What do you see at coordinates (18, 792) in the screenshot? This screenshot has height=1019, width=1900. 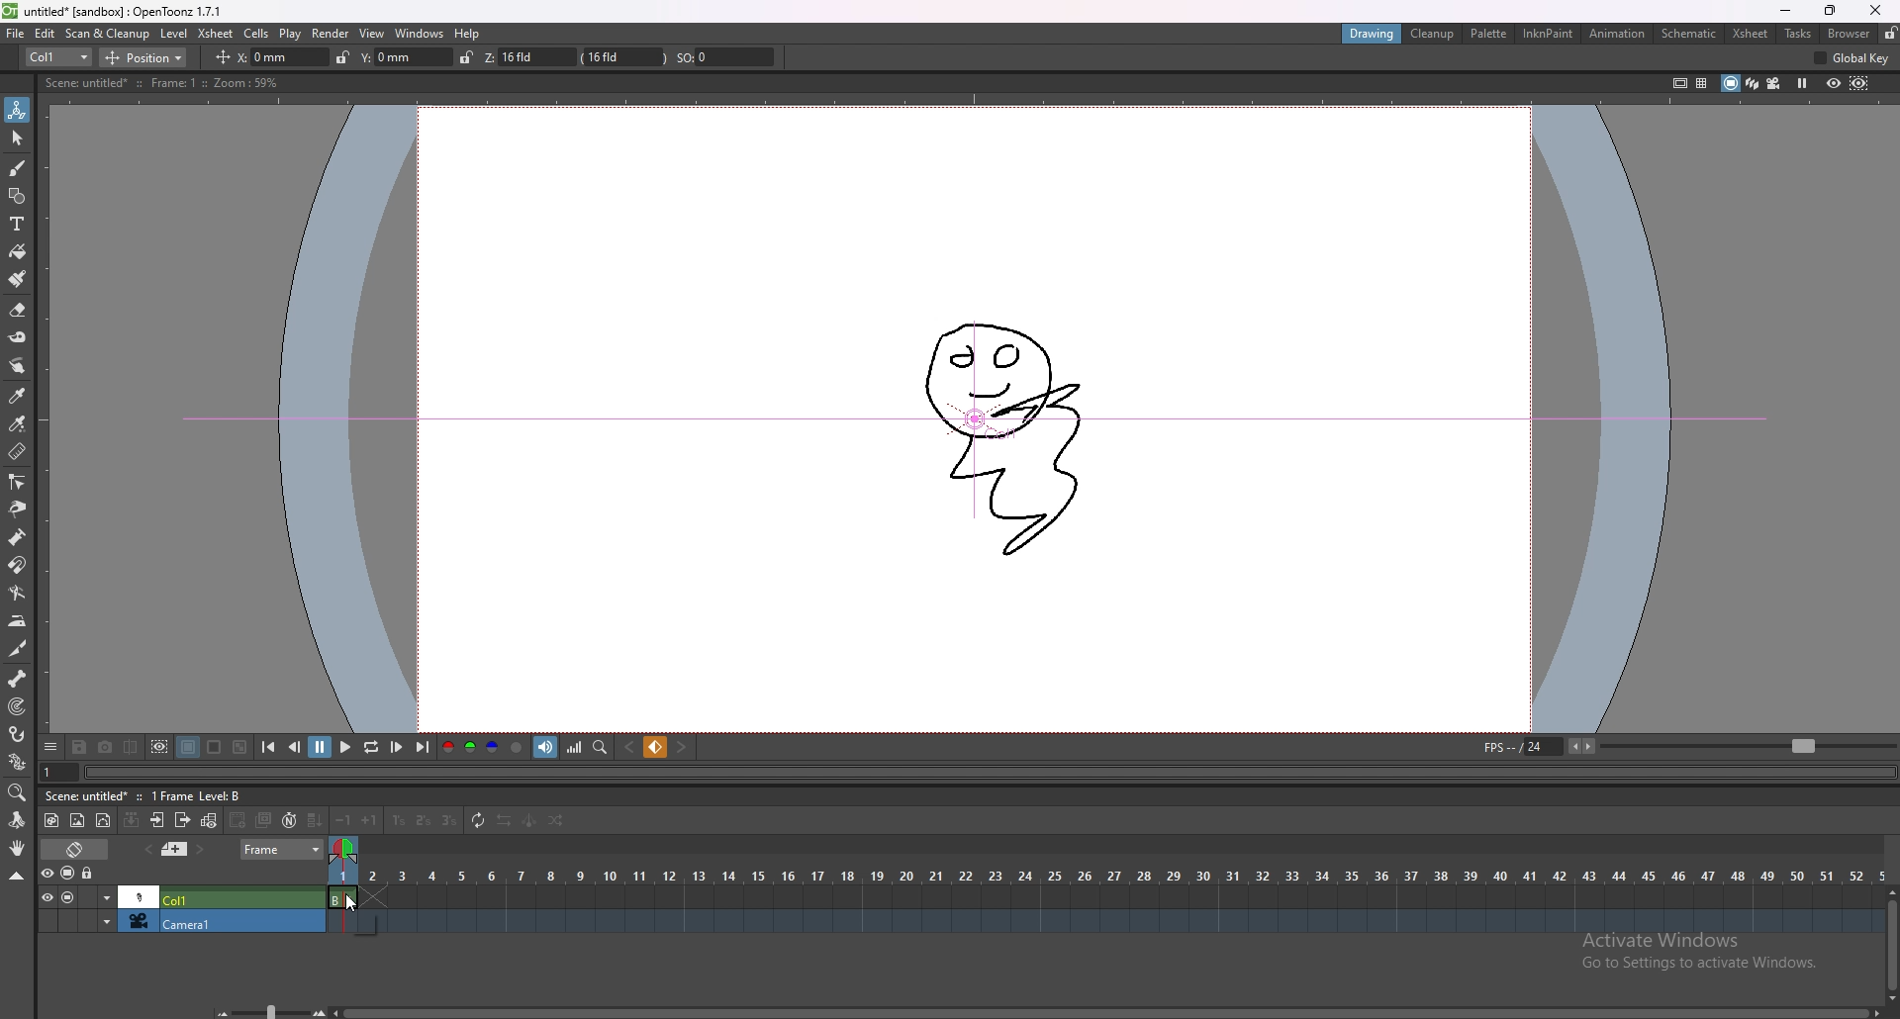 I see `zoom` at bounding box center [18, 792].